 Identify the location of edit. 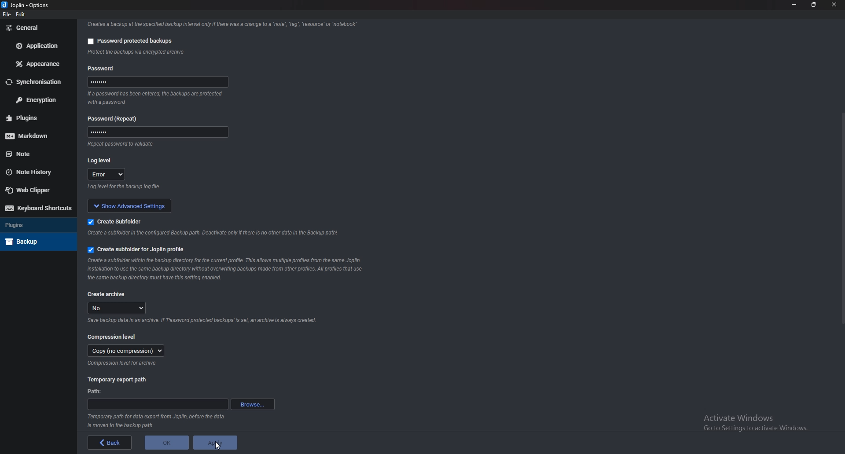
(21, 15).